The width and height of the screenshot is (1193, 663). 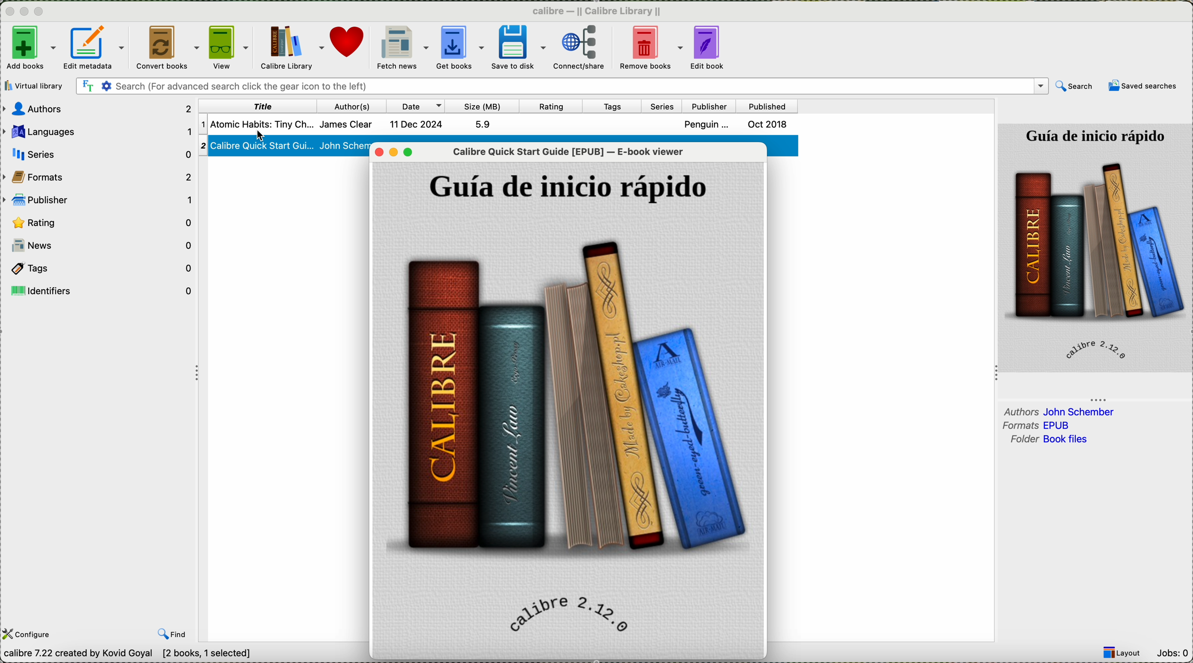 What do you see at coordinates (39, 12) in the screenshot?
I see `maximize` at bounding box center [39, 12].